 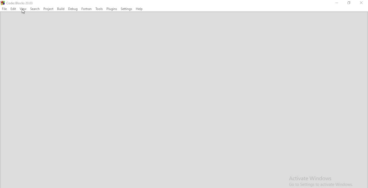 I want to click on Search , so click(x=35, y=9).